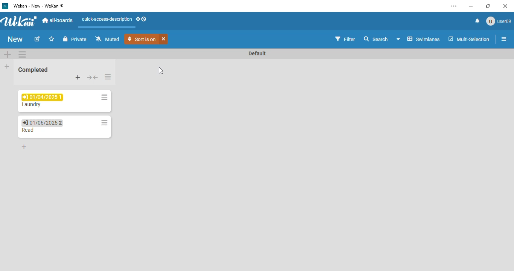  What do you see at coordinates (142, 19) in the screenshot?
I see `show-desktop-drag-handles` at bounding box center [142, 19].